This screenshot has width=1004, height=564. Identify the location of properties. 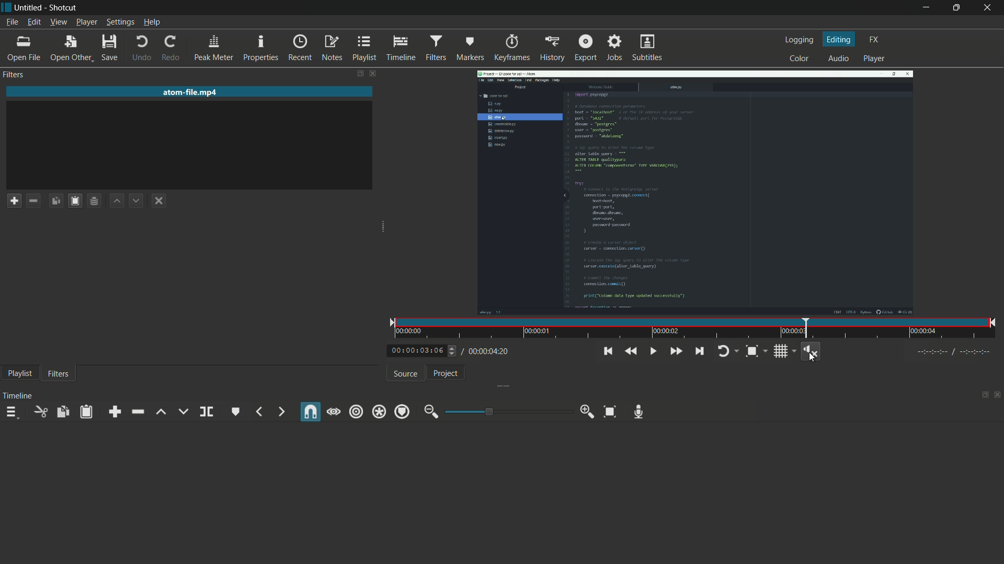
(260, 49).